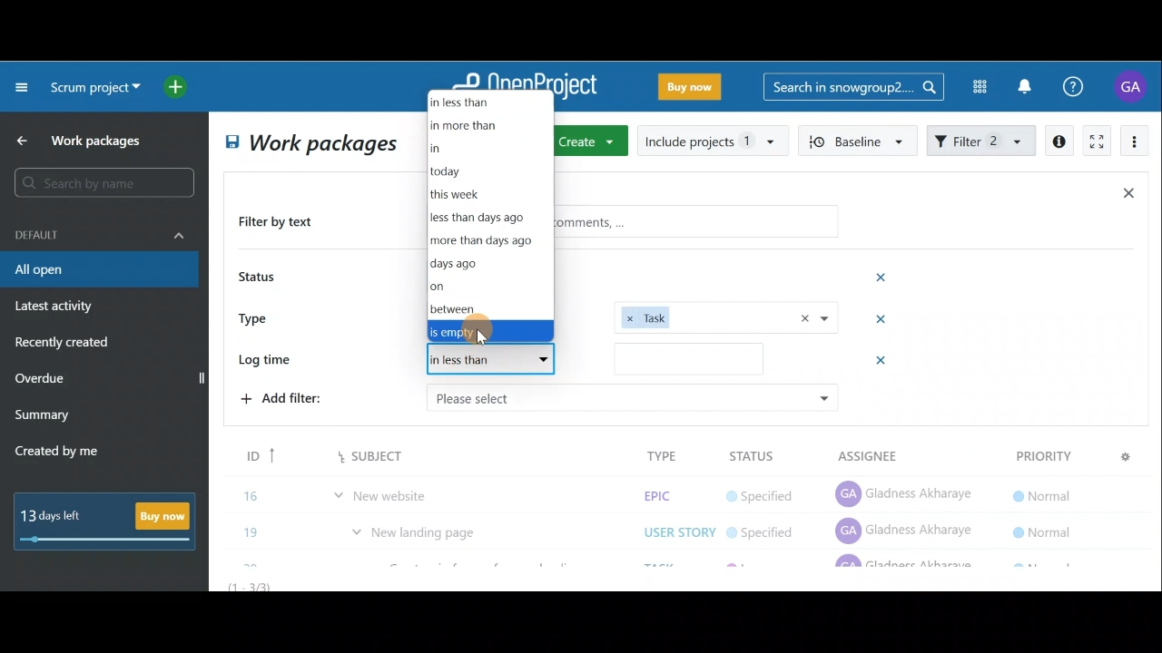 This screenshot has height=653, width=1162. What do you see at coordinates (452, 172) in the screenshot?
I see `today` at bounding box center [452, 172].